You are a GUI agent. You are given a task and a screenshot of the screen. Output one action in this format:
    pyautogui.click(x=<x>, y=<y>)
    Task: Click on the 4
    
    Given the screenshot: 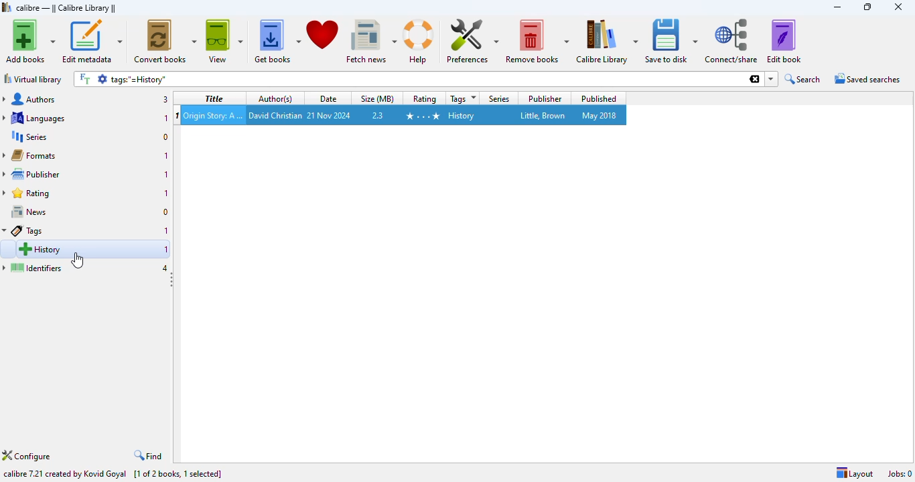 What is the action you would take?
    pyautogui.click(x=165, y=267)
    